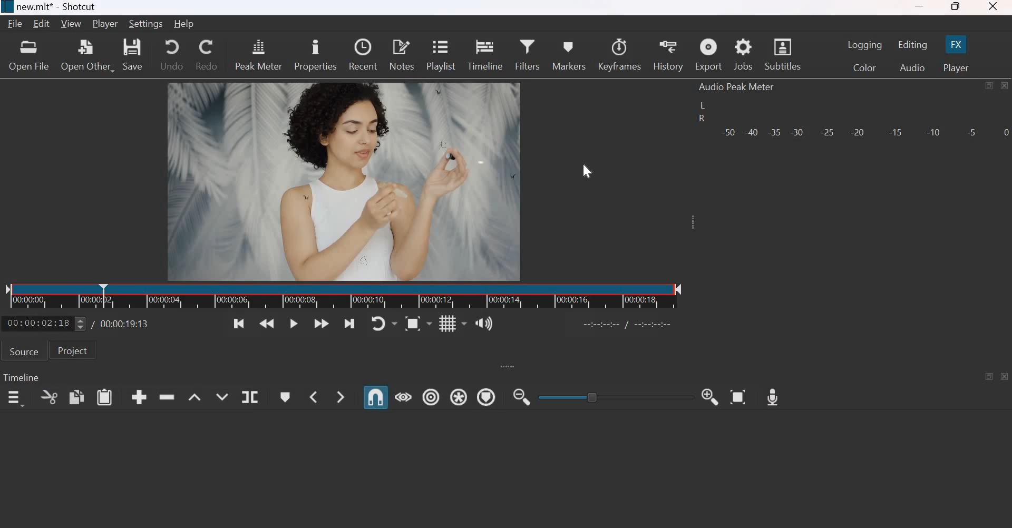 The image size is (1012, 528). I want to click on Notes, so click(402, 54).